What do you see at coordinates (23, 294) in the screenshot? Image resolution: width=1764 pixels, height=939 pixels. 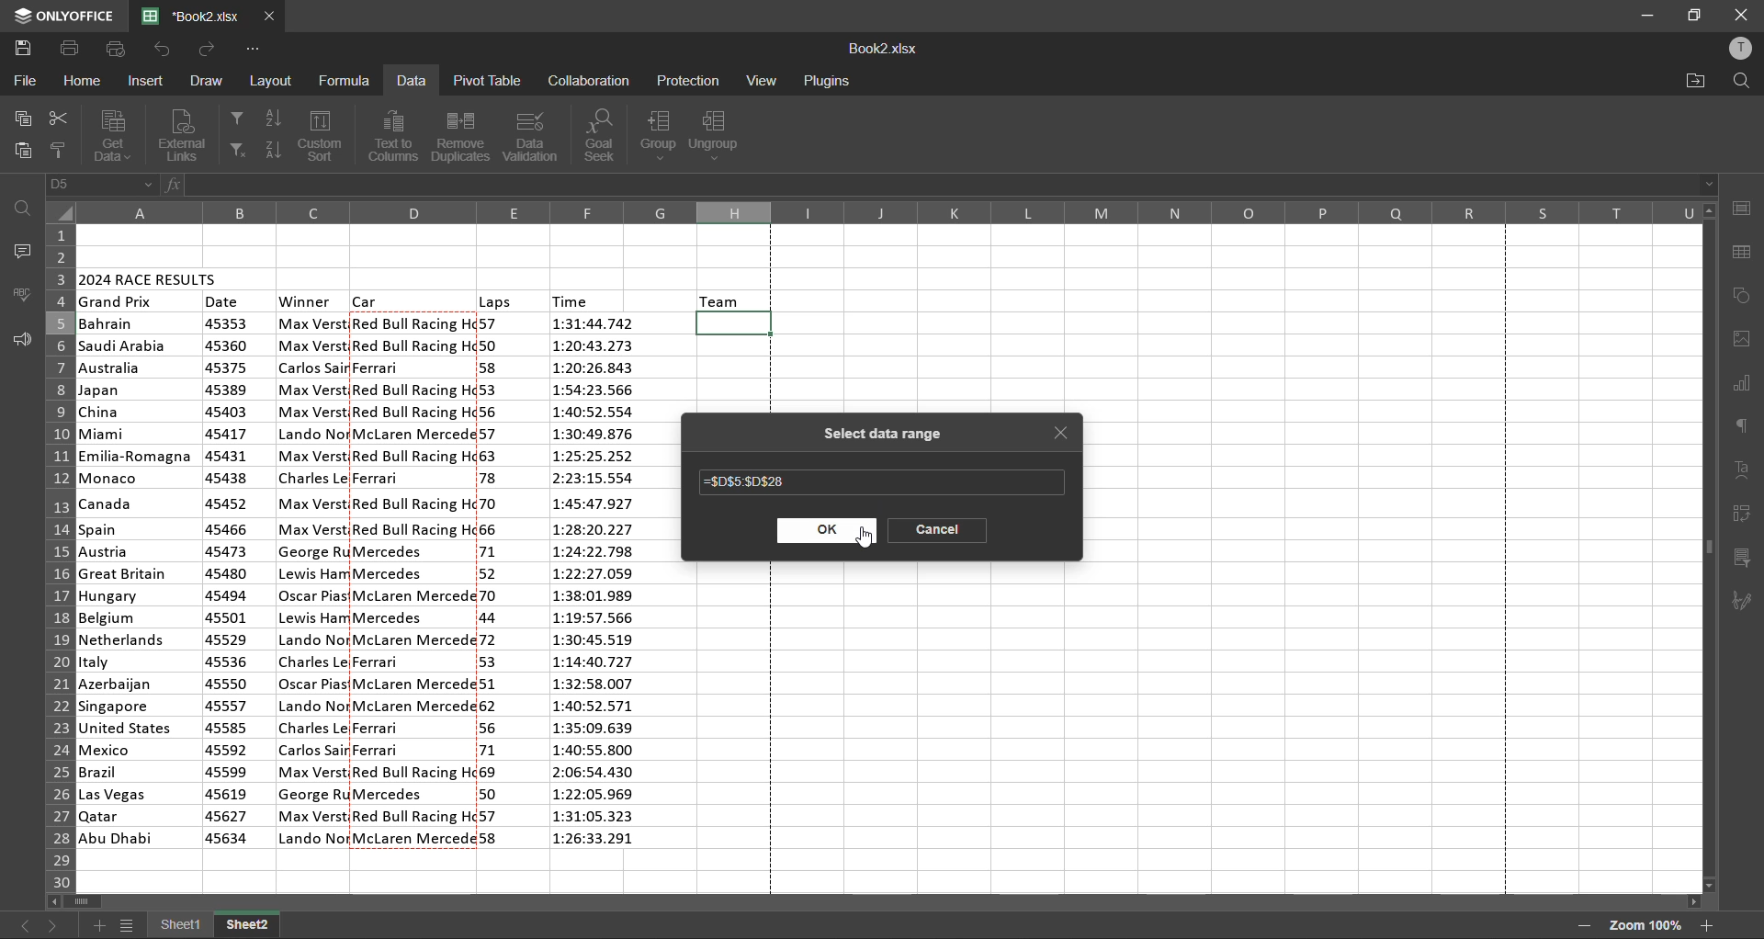 I see `spellcheck` at bounding box center [23, 294].